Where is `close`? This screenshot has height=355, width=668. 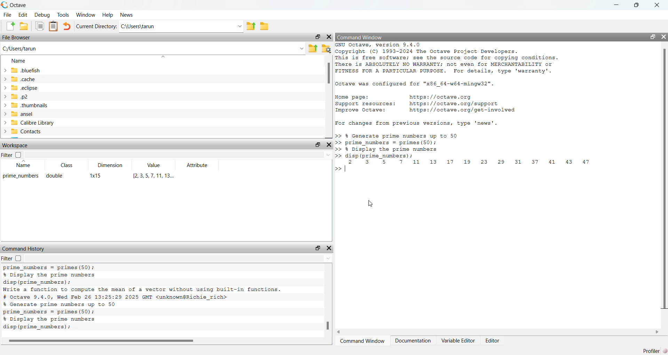 close is located at coordinates (657, 4).